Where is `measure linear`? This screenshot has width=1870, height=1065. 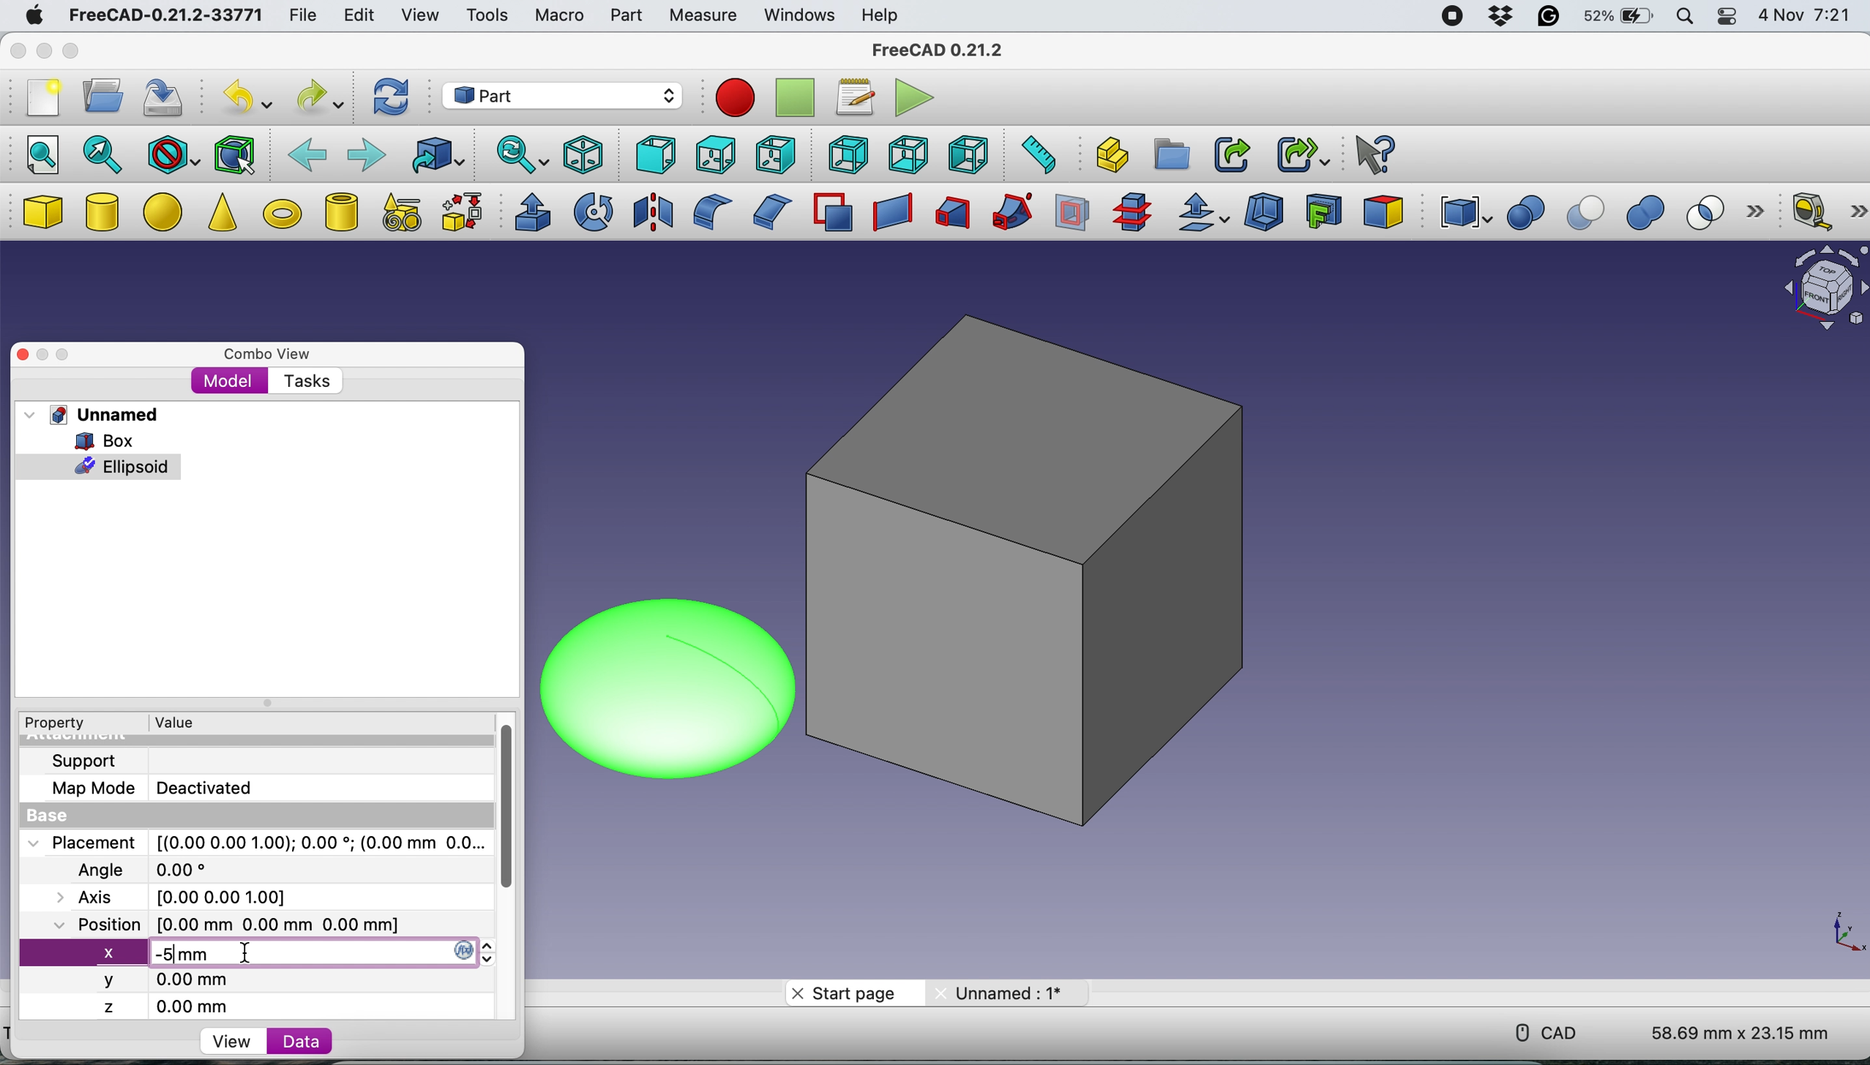 measure linear is located at coordinates (1809, 210).